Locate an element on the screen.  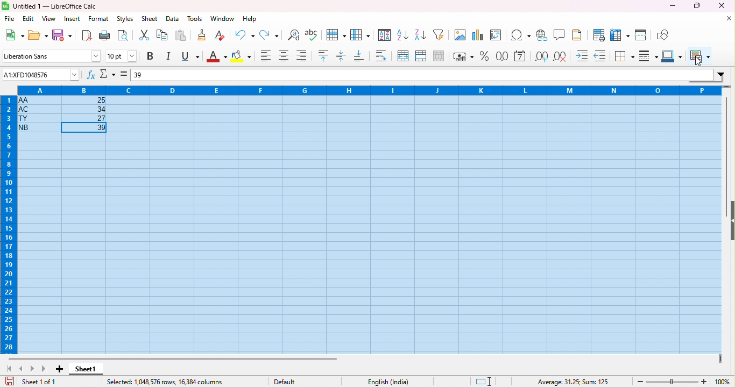
function wizard is located at coordinates (91, 75).